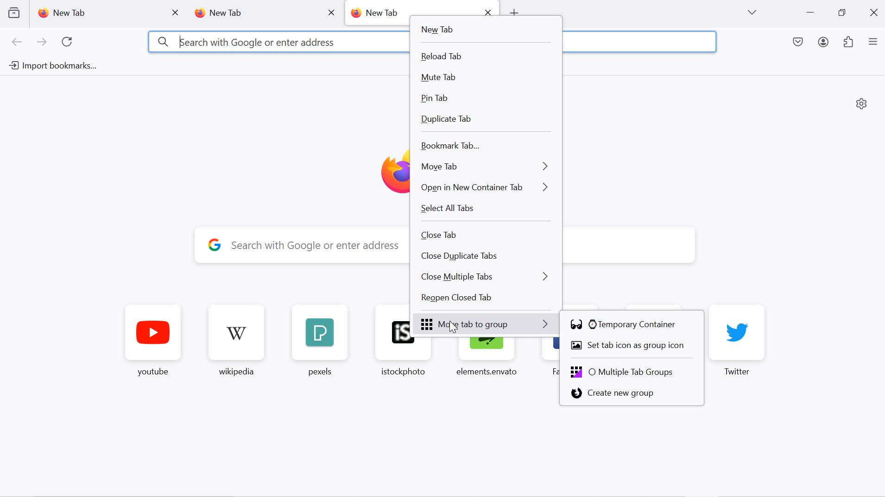  What do you see at coordinates (873, 43) in the screenshot?
I see `application menu` at bounding box center [873, 43].